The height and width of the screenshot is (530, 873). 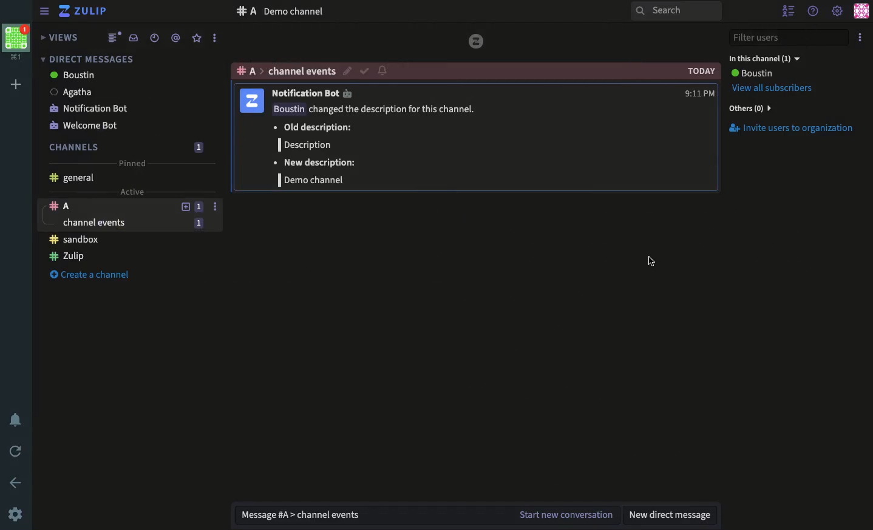 What do you see at coordinates (838, 10) in the screenshot?
I see `Settings` at bounding box center [838, 10].